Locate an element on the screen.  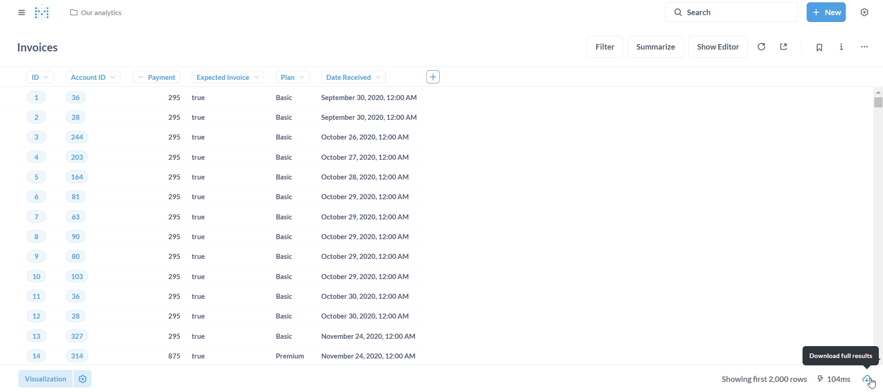
plan is located at coordinates (282, 77).